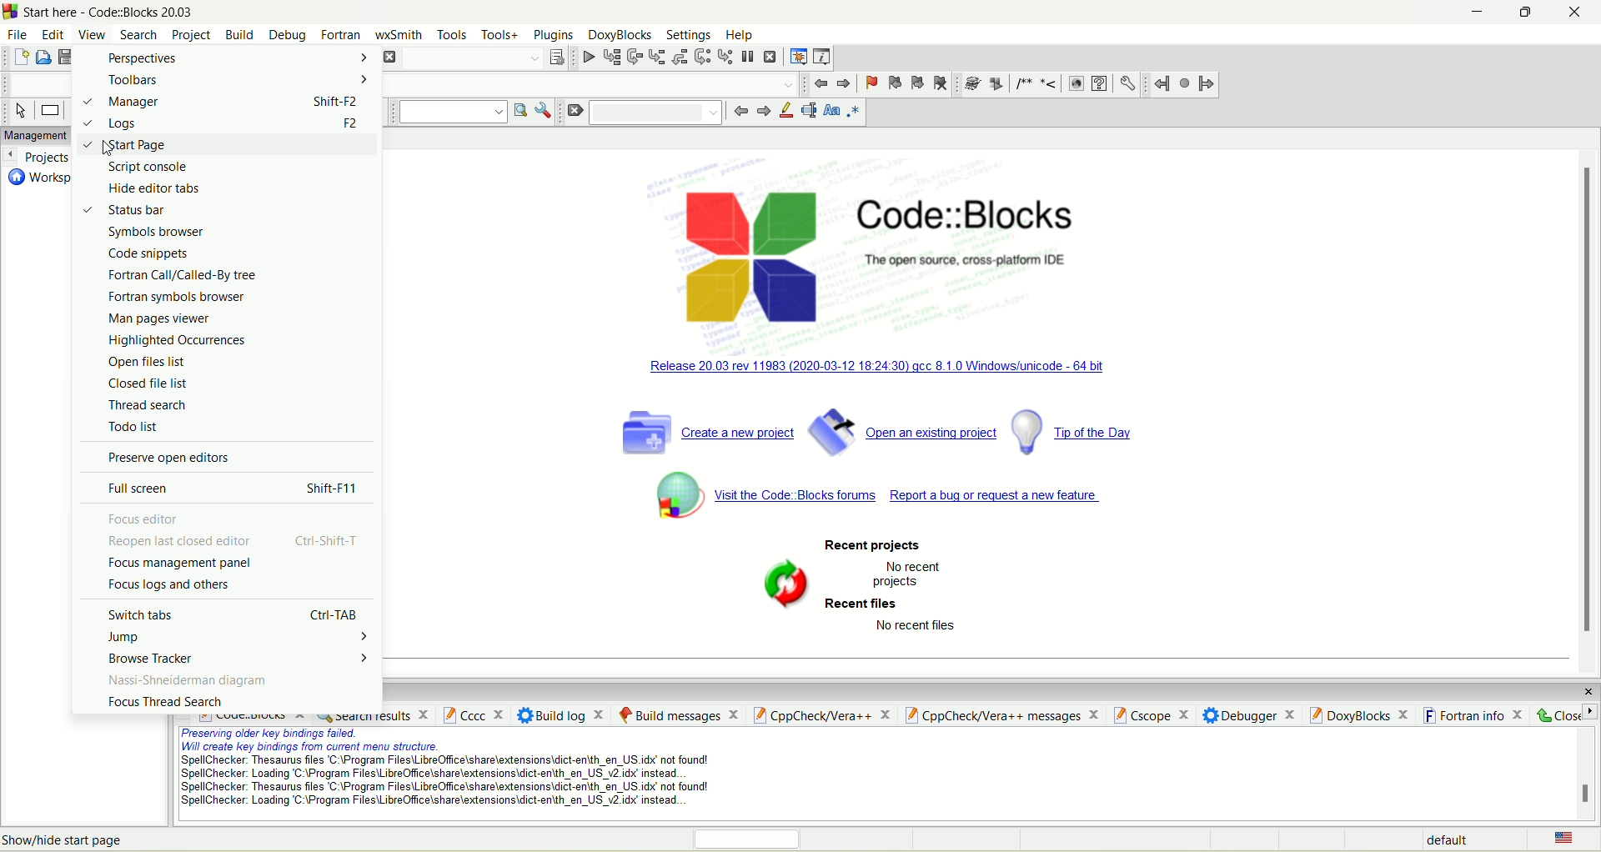  Describe the element at coordinates (874, 544) in the screenshot. I see `recent projects` at that location.